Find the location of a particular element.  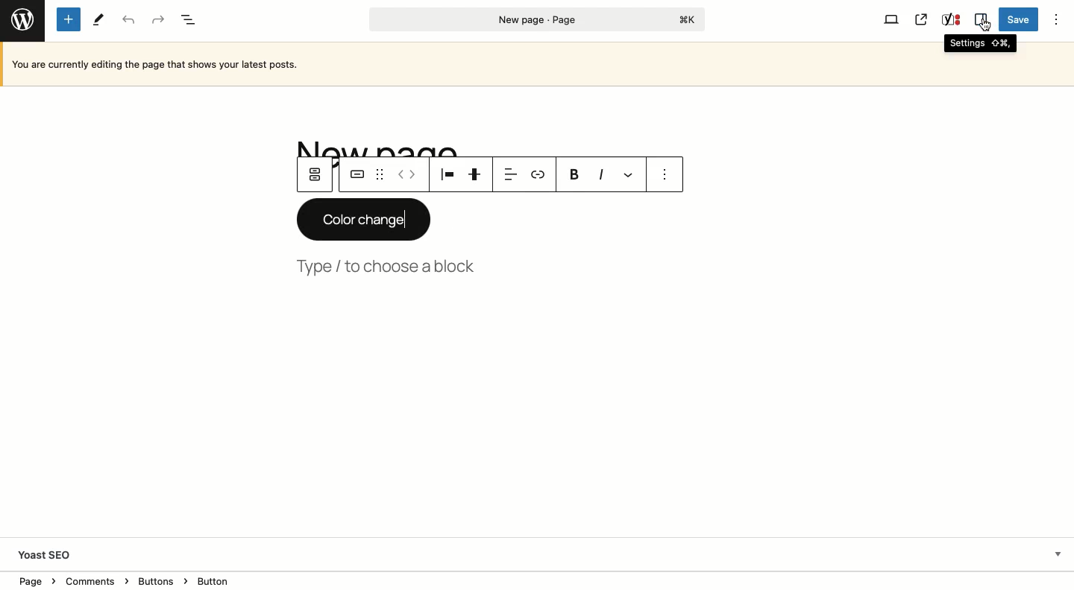

Undo is located at coordinates (128, 21).